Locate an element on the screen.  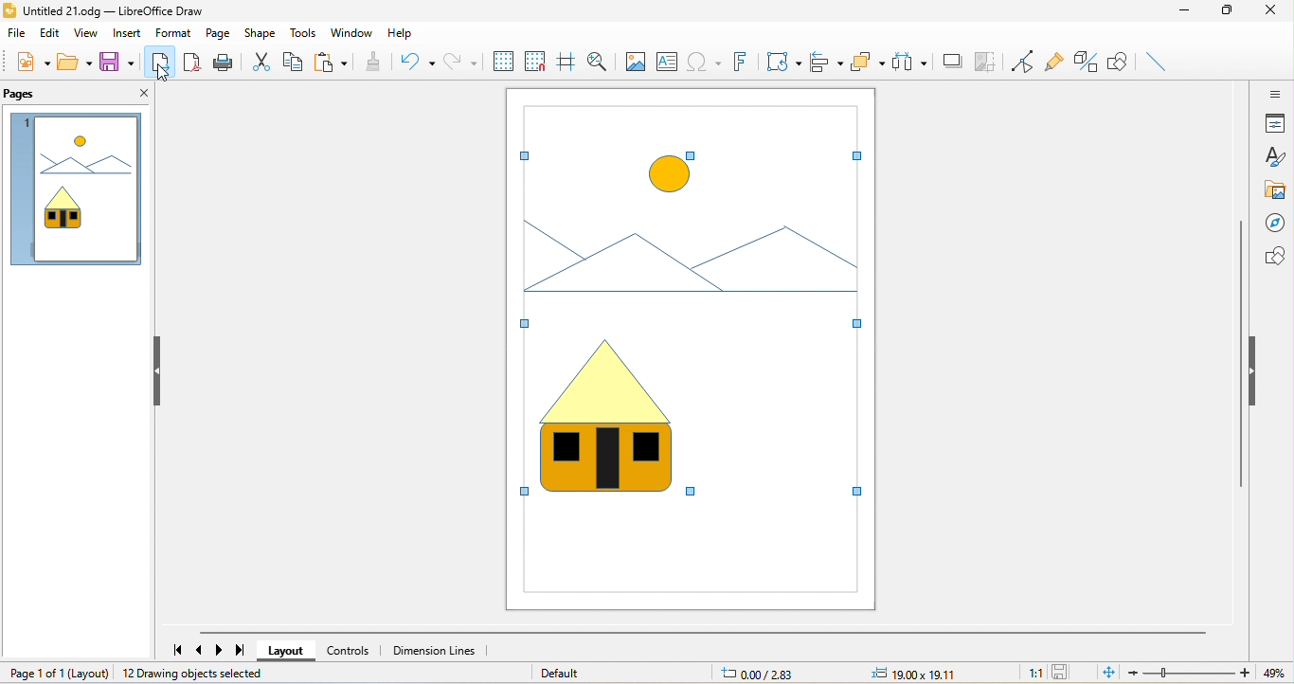
Cursor is located at coordinates (163, 75).